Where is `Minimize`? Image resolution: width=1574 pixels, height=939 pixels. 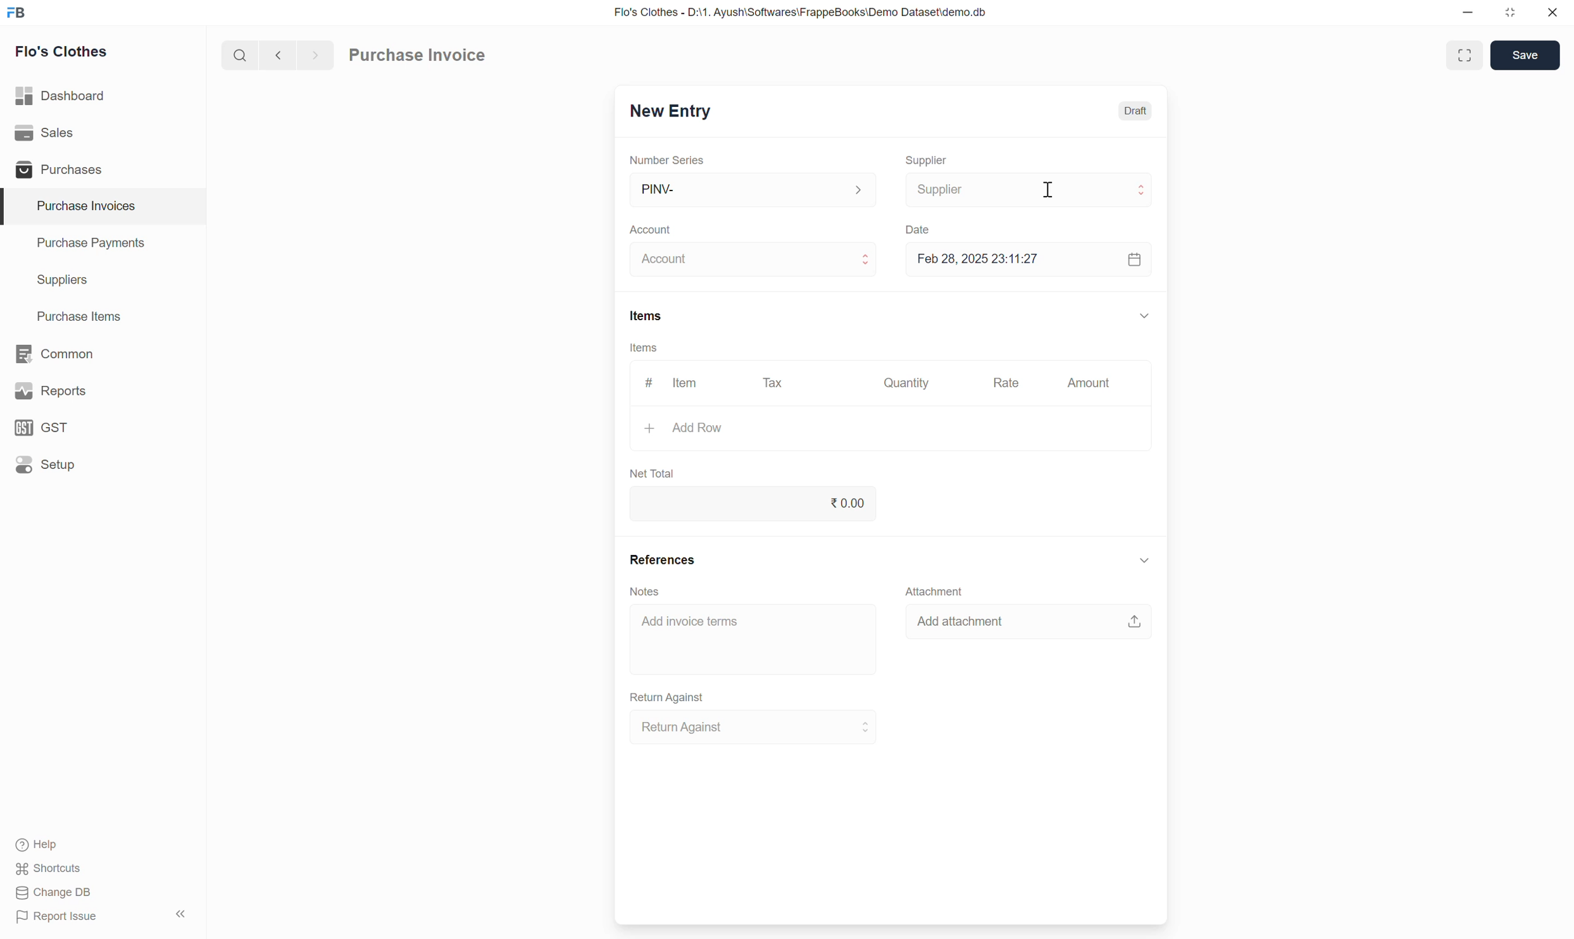
Minimize is located at coordinates (1468, 13).